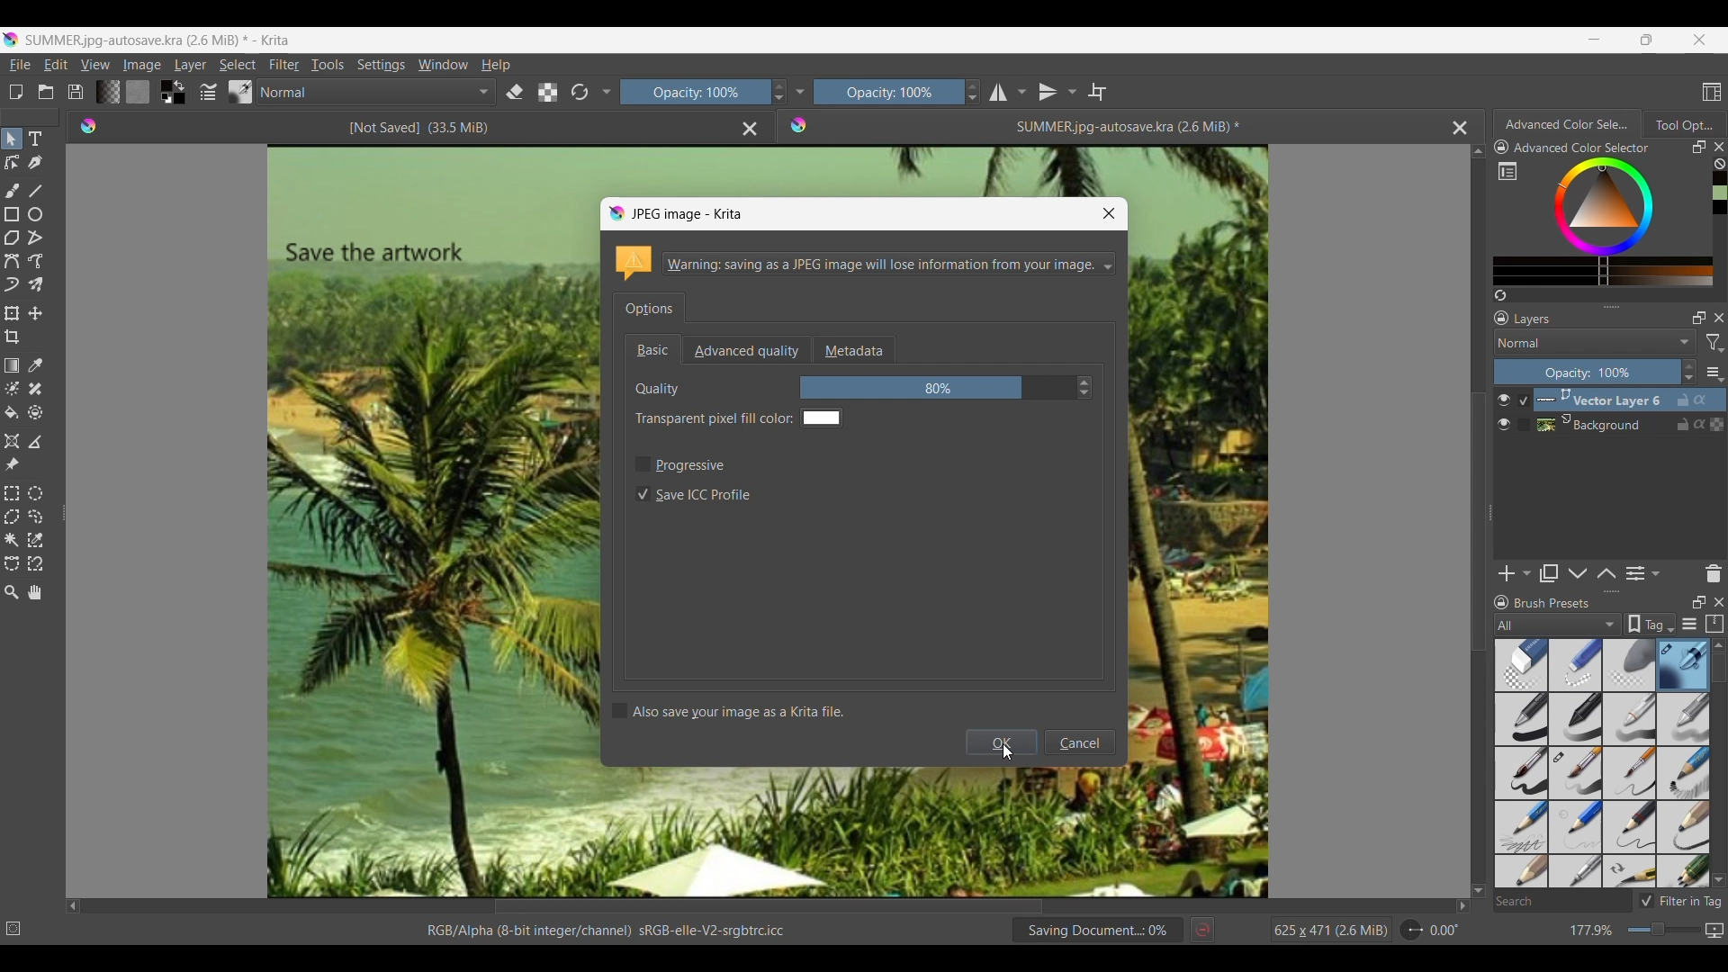  What do you see at coordinates (180, 99) in the screenshot?
I see `Background color` at bounding box center [180, 99].